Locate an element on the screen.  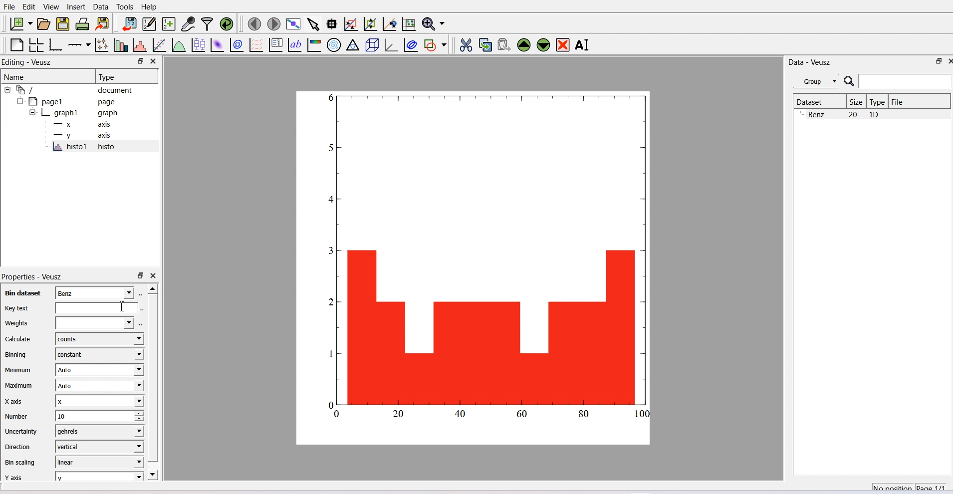
Zoom out of graph axes is located at coordinates (371, 24).